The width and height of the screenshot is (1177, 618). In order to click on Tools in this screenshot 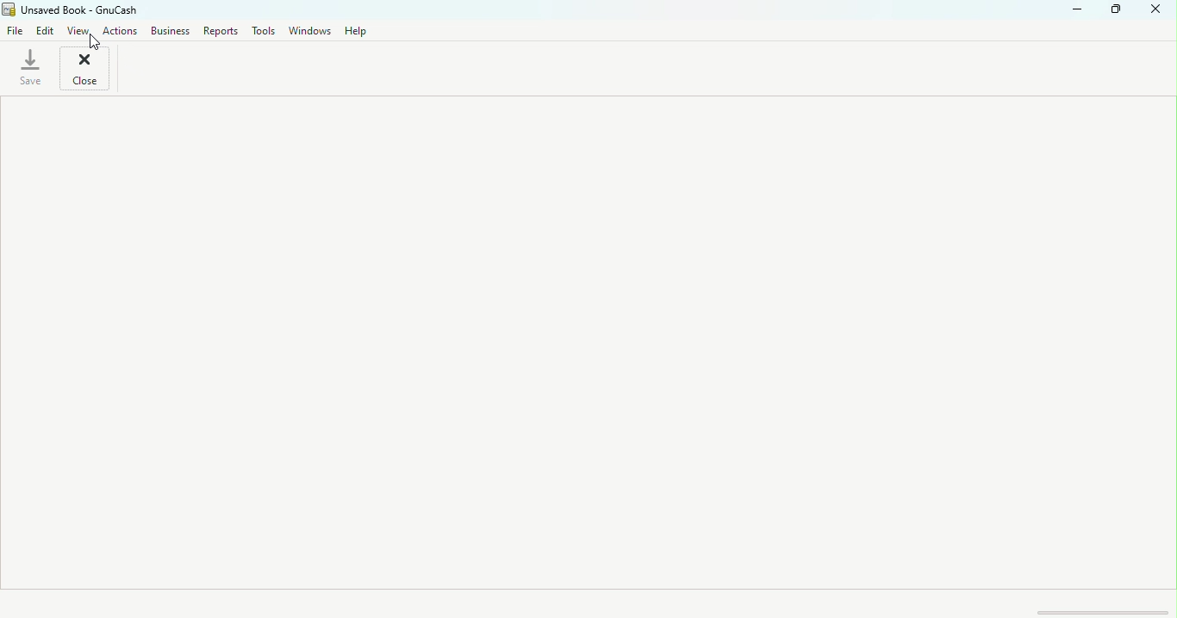, I will do `click(259, 31)`.